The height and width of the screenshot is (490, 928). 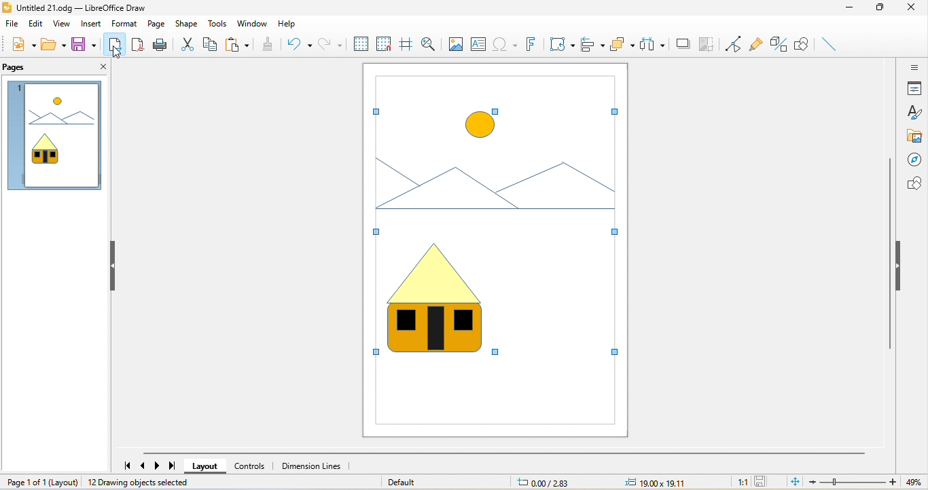 I want to click on zoom and pan, so click(x=429, y=43).